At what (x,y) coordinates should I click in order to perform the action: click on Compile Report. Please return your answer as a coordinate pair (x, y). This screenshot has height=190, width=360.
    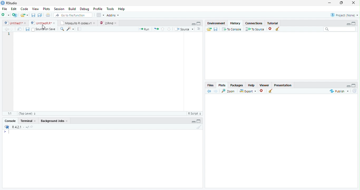
    Looking at the image, I should click on (80, 29).